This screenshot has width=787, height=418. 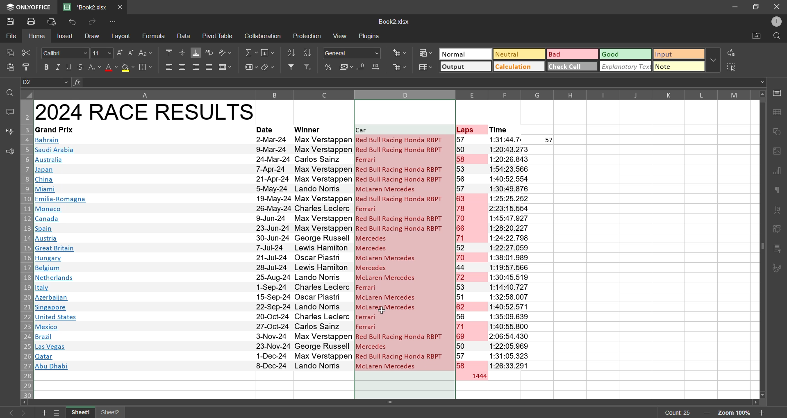 I want to click on sheet  name, so click(x=111, y=413).